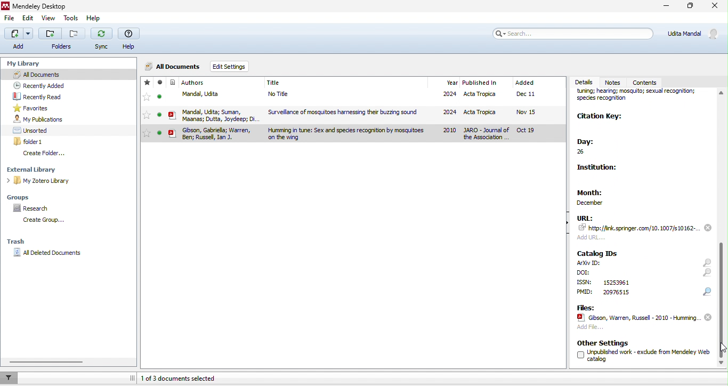 The image size is (728, 386). What do you see at coordinates (590, 263) in the screenshot?
I see `text` at bounding box center [590, 263].